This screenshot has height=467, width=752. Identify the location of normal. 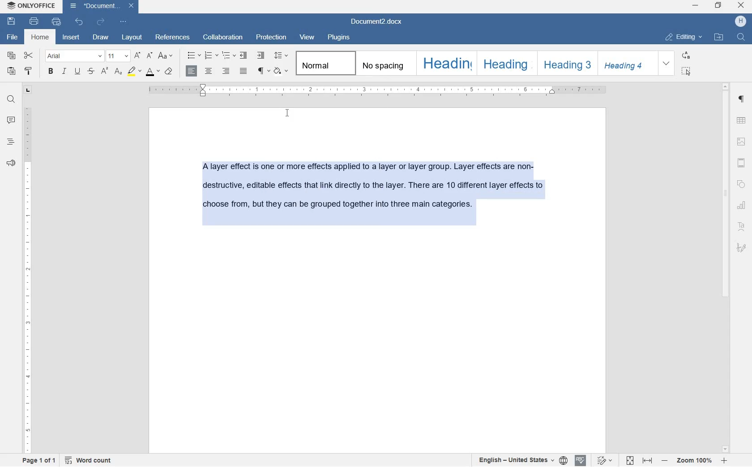
(324, 64).